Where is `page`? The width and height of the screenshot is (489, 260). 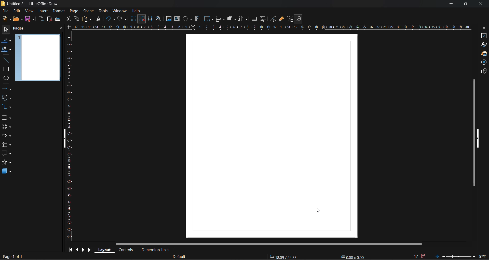
page is located at coordinates (75, 11).